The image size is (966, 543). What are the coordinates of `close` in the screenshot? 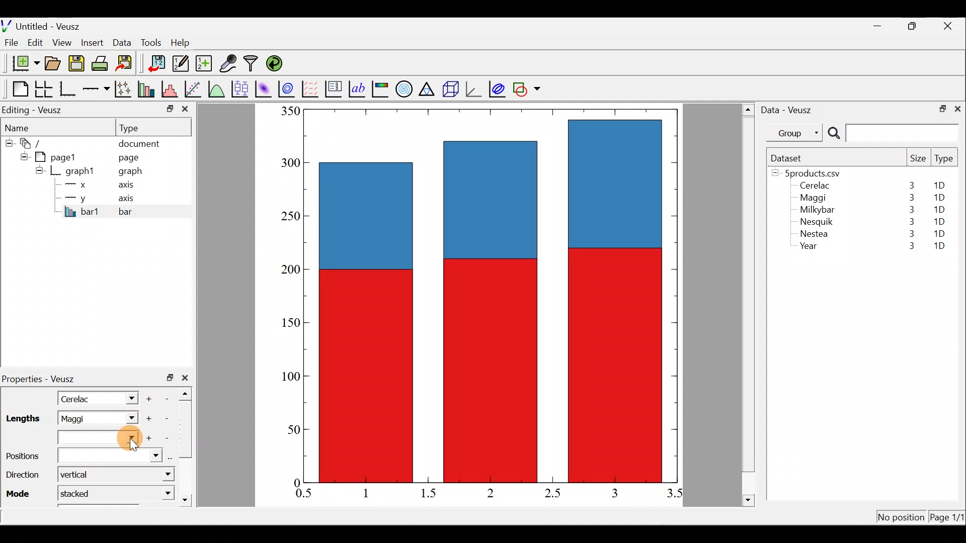 It's located at (187, 378).